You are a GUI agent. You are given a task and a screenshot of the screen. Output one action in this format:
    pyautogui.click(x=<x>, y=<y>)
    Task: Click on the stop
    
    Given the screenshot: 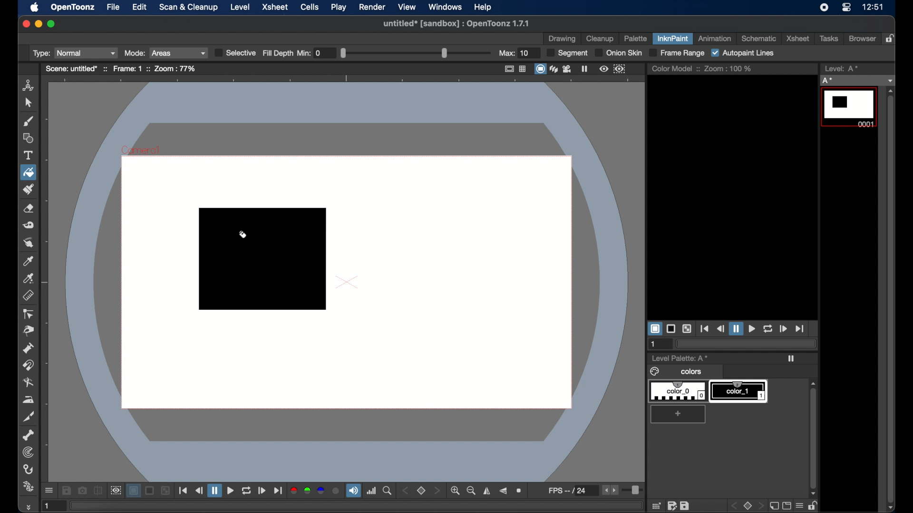 What is the action you would take?
    pyautogui.click(x=748, y=505)
    